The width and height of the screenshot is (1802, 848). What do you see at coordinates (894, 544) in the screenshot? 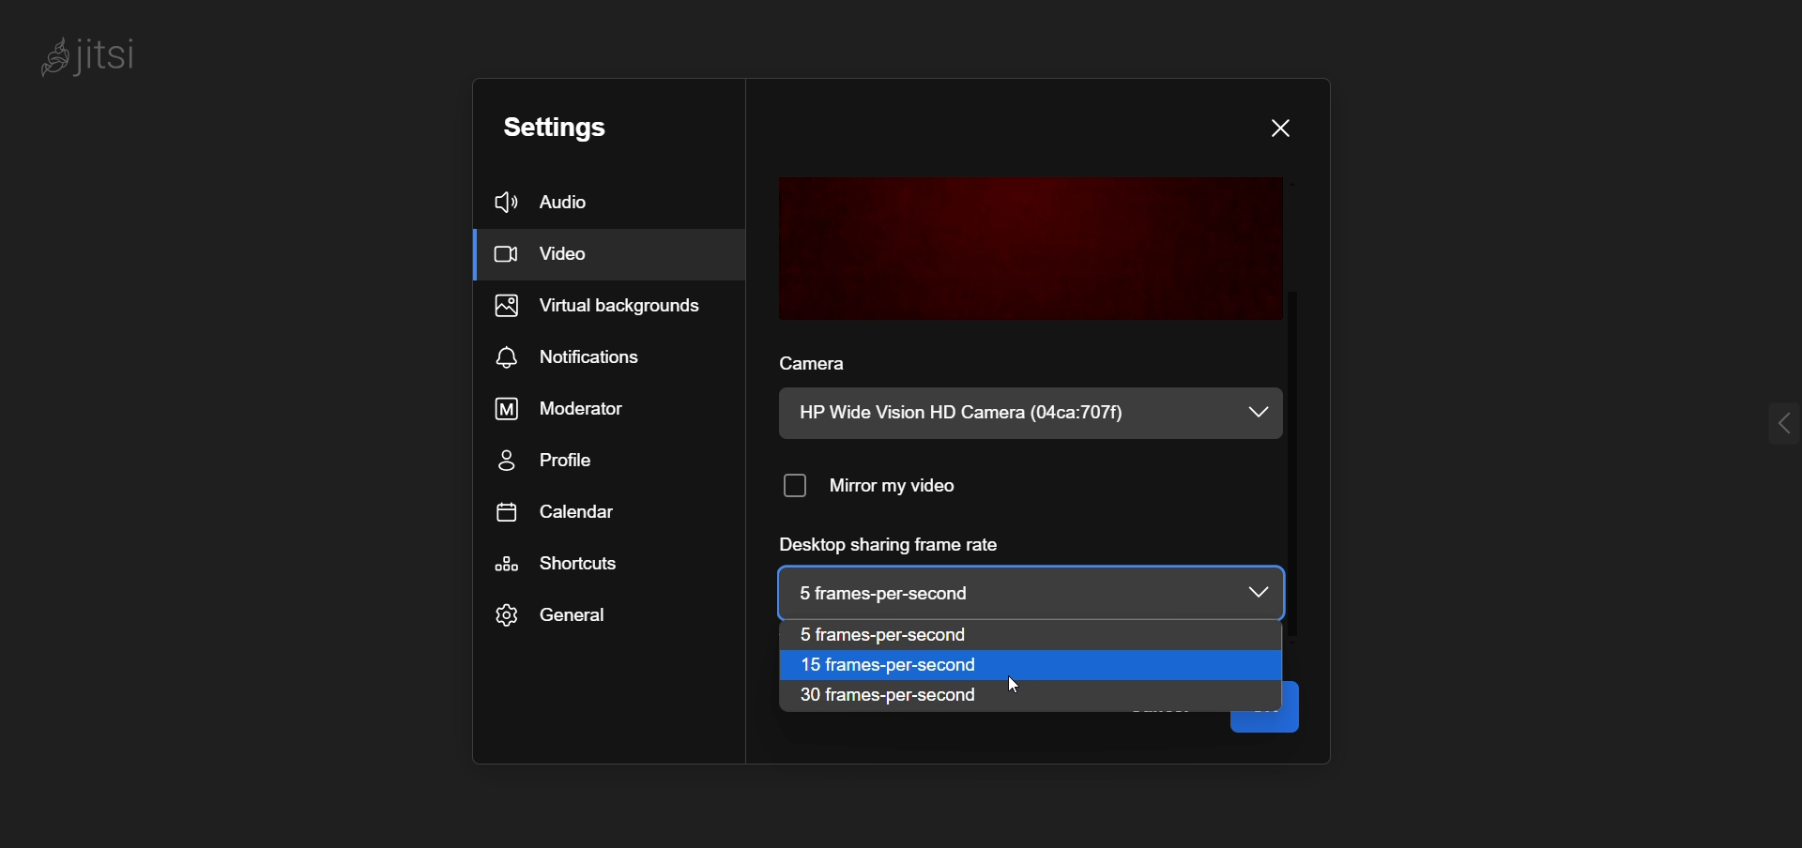
I see `desktop sharing frame rate` at bounding box center [894, 544].